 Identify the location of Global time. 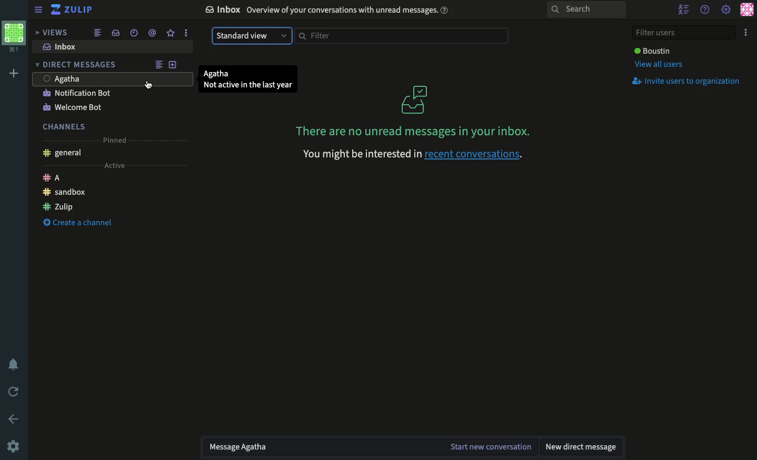
(134, 34).